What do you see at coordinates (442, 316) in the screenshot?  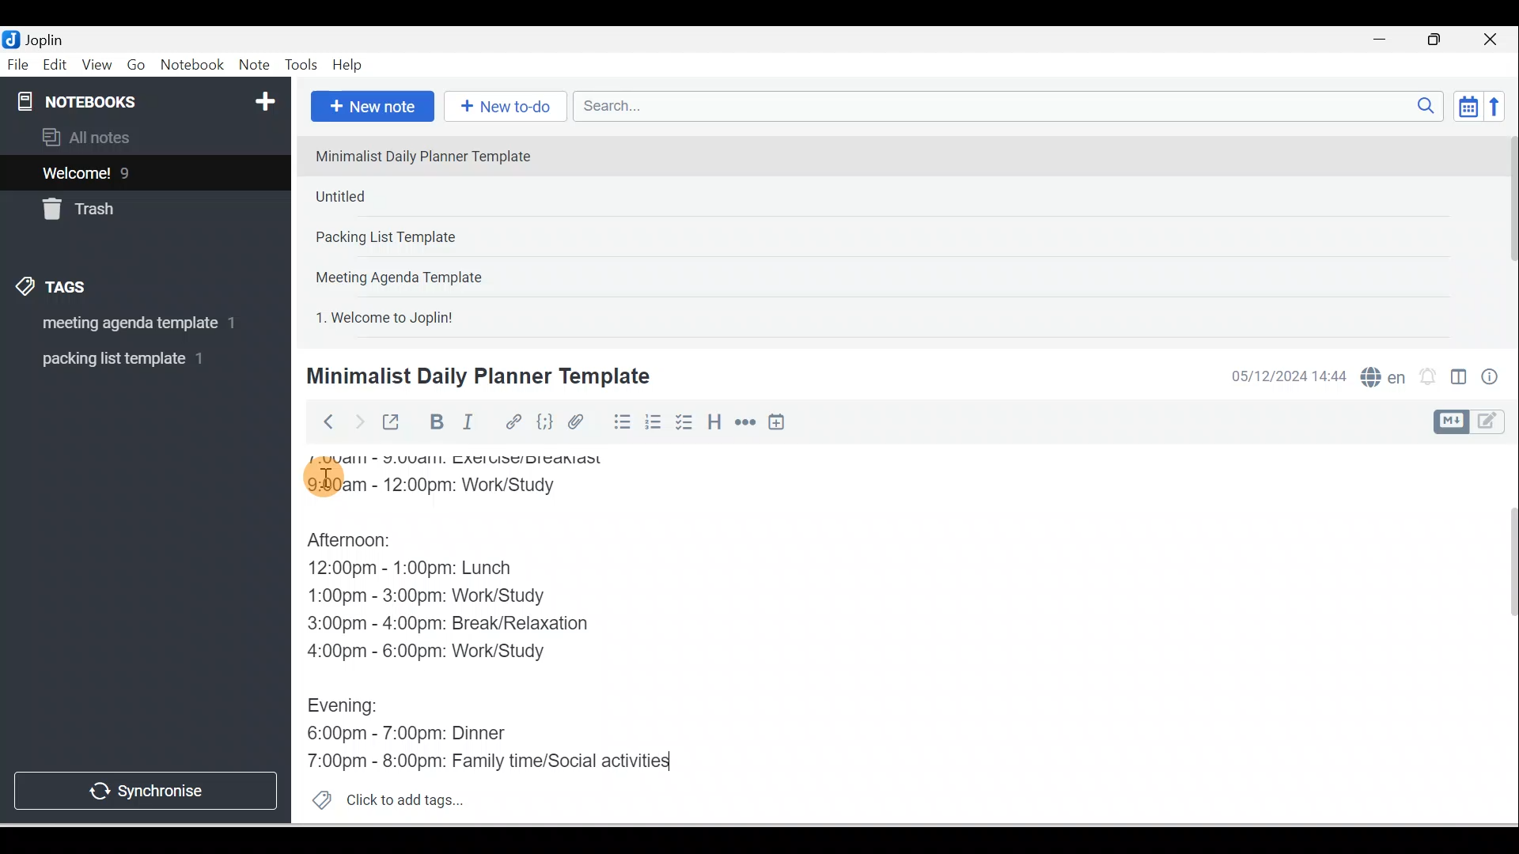 I see `Note 5` at bounding box center [442, 316].